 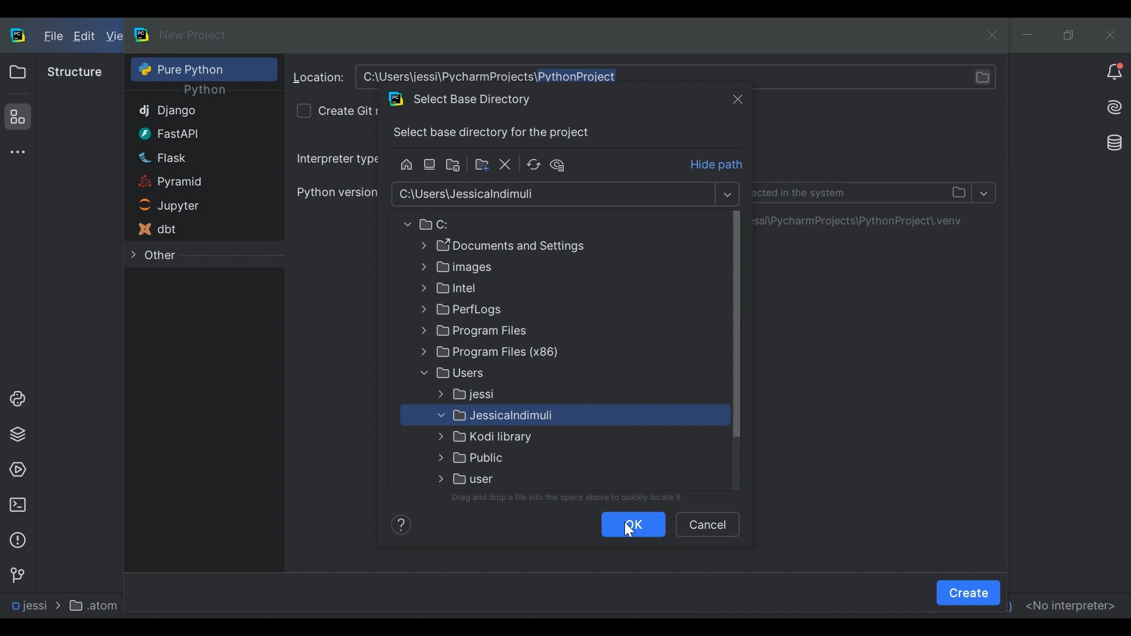 What do you see at coordinates (319, 78) in the screenshot?
I see `Location` at bounding box center [319, 78].